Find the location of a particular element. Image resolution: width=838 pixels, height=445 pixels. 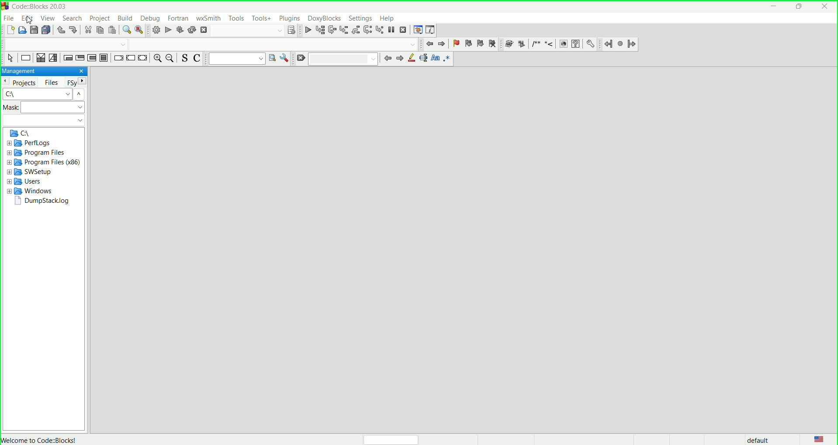

 is located at coordinates (208, 18).